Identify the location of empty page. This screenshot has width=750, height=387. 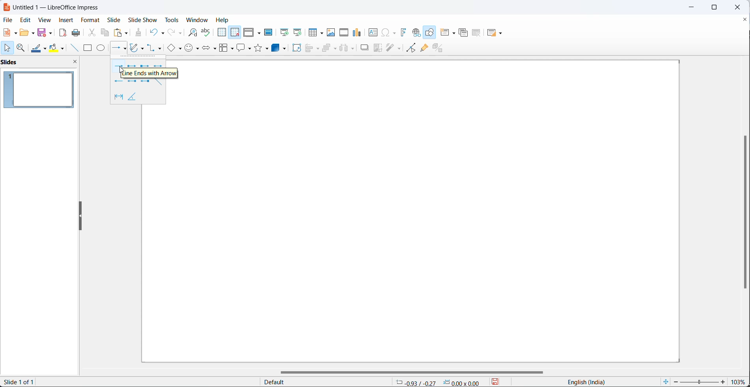
(430, 218).